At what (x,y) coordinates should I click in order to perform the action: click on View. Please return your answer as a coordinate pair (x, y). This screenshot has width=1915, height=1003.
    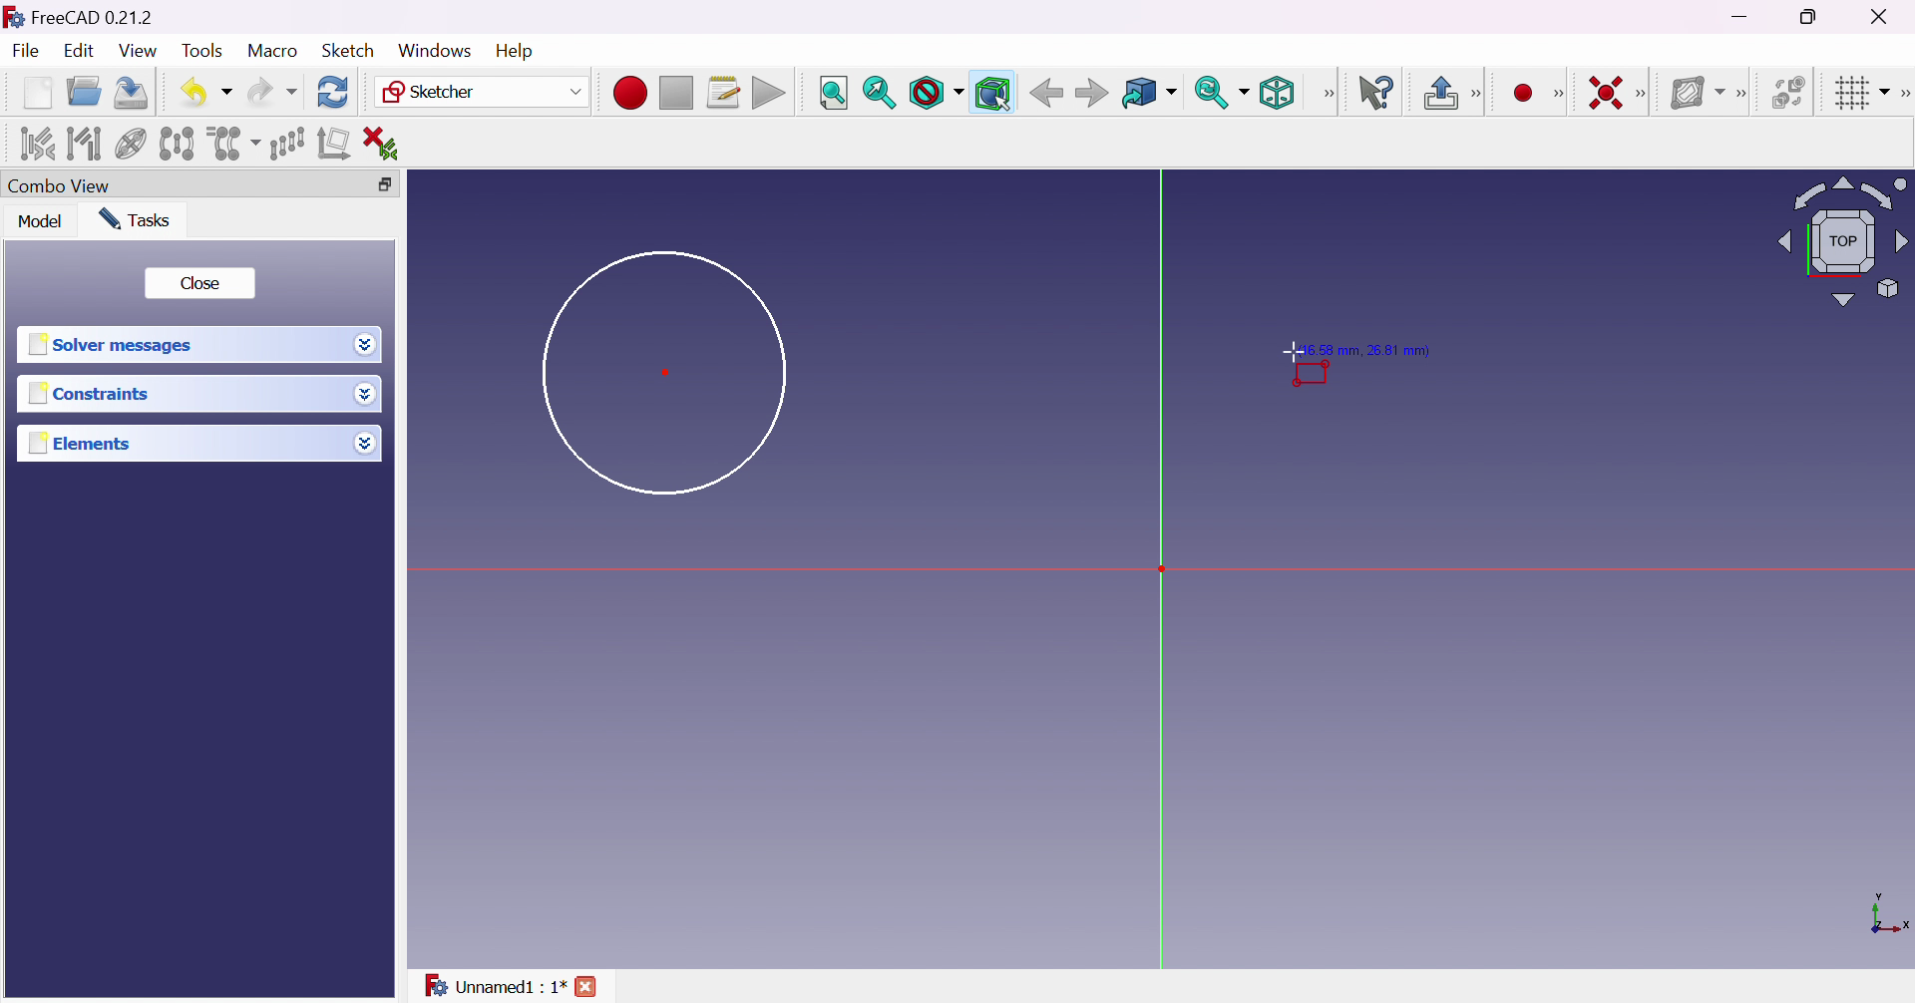
    Looking at the image, I should click on (140, 52).